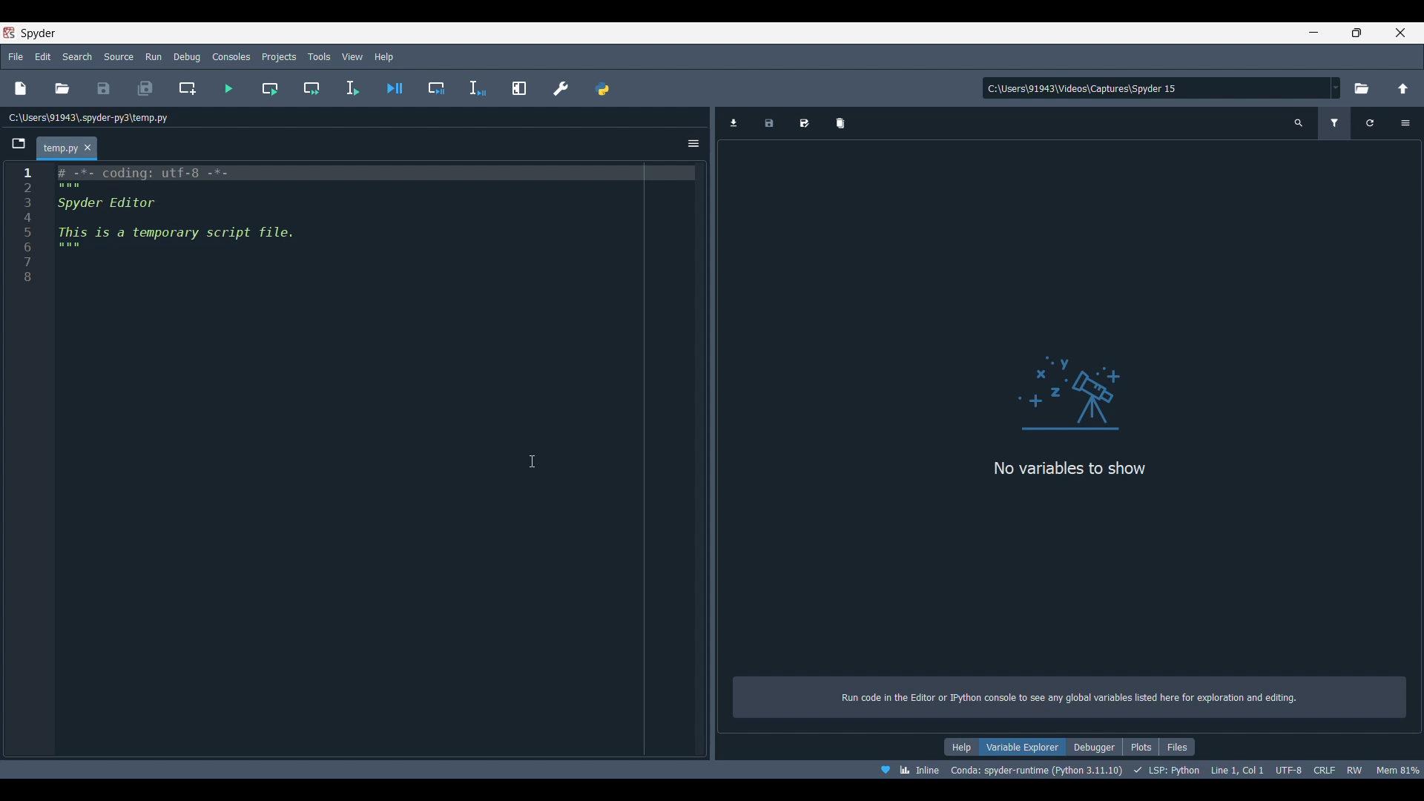 The width and height of the screenshot is (1424, 801). Describe the element at coordinates (228, 88) in the screenshot. I see `Run file` at that location.